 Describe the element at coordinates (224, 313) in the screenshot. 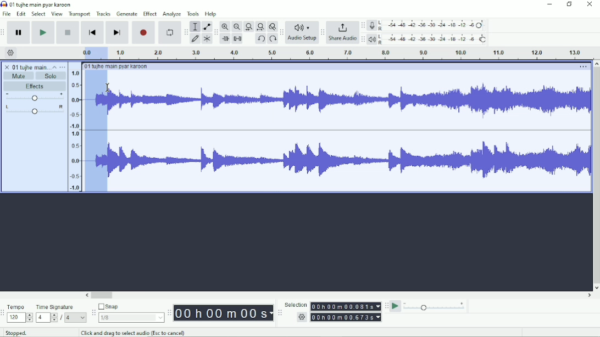

I see `00 h 00 m 00s` at that location.